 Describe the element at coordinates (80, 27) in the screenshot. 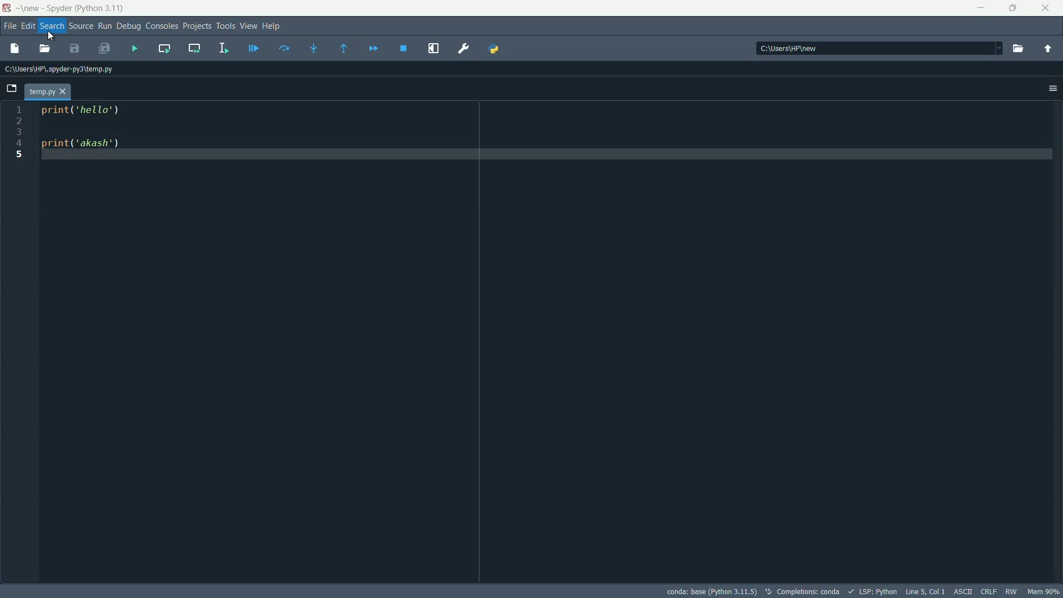

I see `source menu` at that location.